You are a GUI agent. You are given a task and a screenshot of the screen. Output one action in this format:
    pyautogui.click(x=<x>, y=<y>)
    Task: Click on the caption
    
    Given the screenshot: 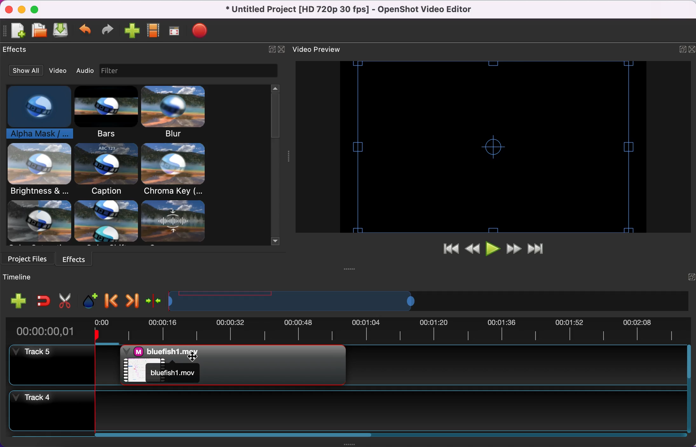 What is the action you would take?
    pyautogui.click(x=105, y=170)
    